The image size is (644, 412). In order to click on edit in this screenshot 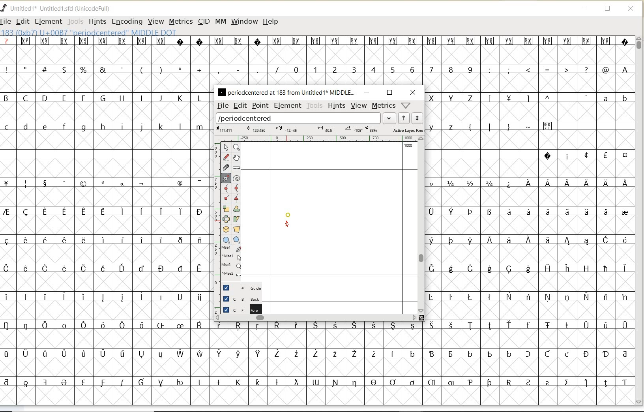, I will do `click(240, 105)`.